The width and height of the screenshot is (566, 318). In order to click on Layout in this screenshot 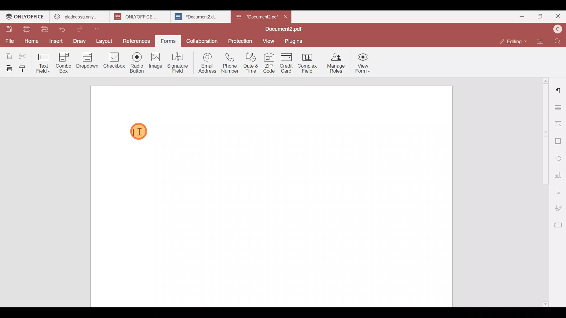, I will do `click(105, 40)`.